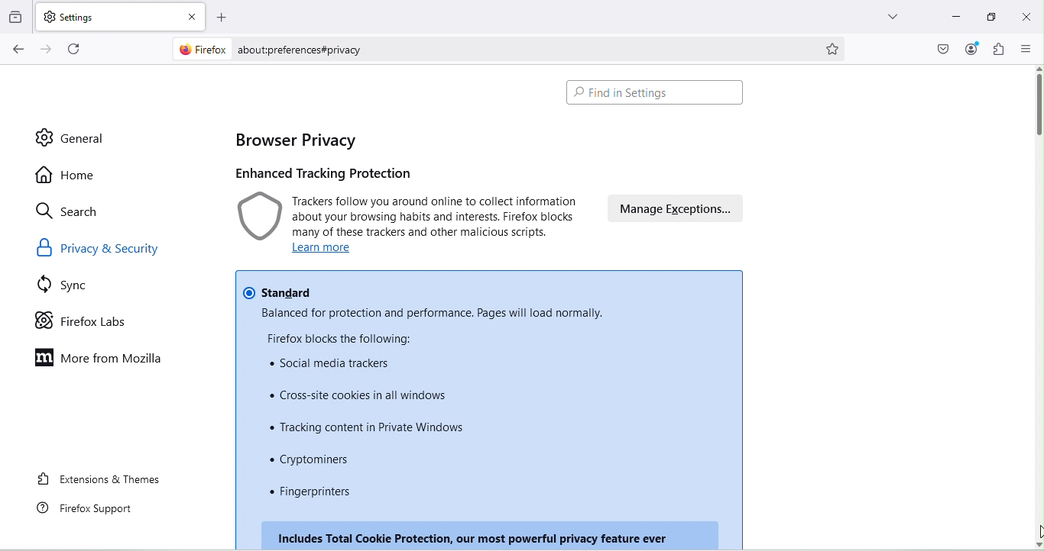  What do you see at coordinates (373, 426) in the screenshot?
I see `« Tracking content in Private Windows` at bounding box center [373, 426].